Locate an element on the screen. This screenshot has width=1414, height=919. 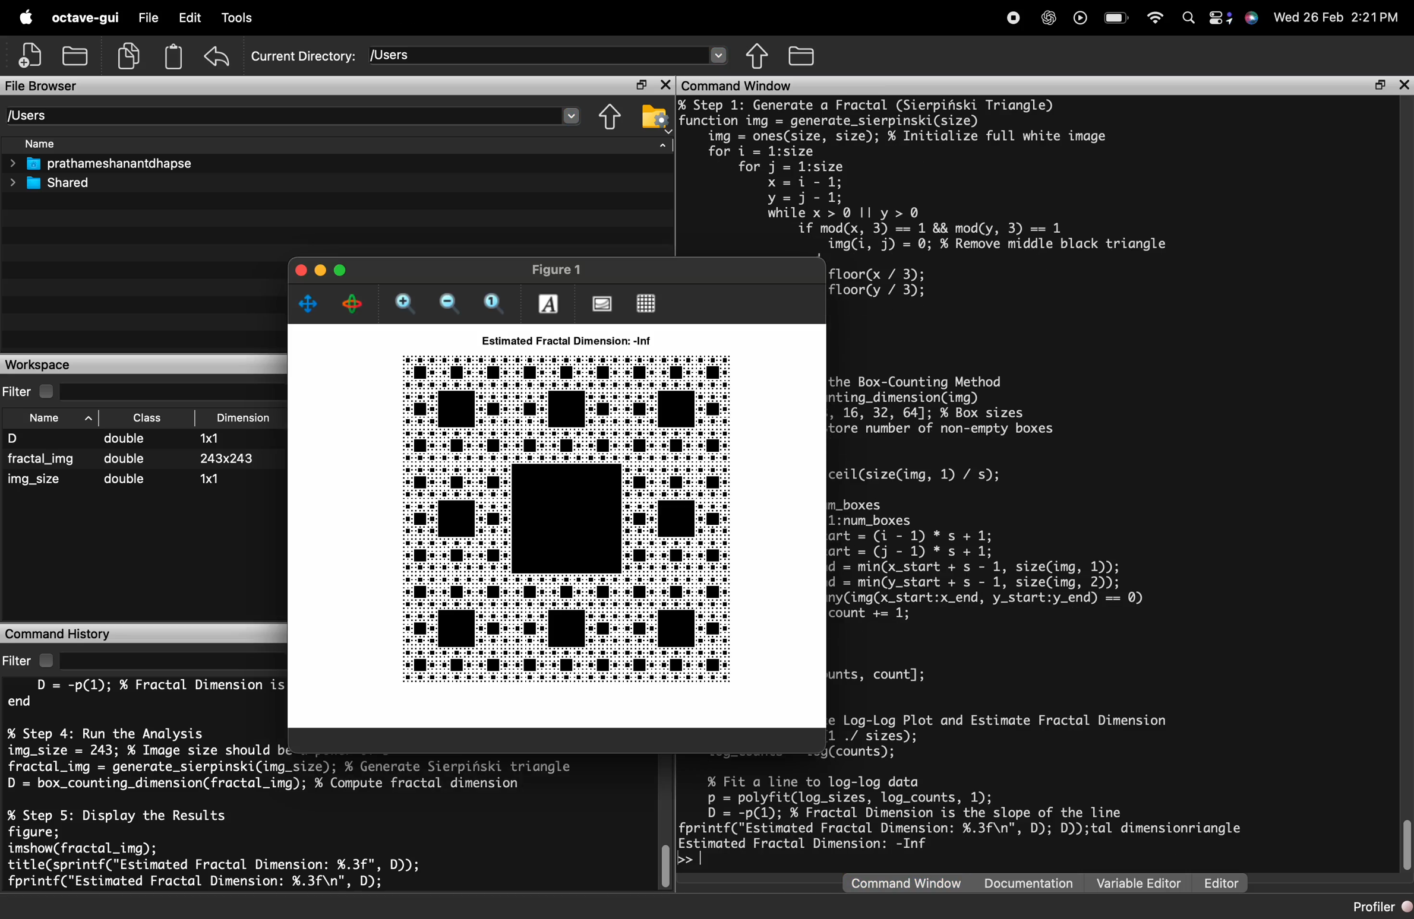
floor function is located at coordinates (892, 282).